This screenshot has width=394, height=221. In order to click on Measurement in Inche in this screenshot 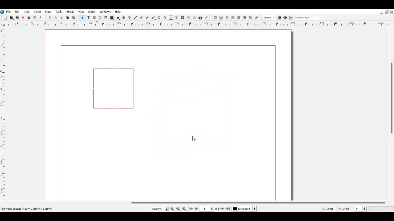, I will do `click(361, 209)`.